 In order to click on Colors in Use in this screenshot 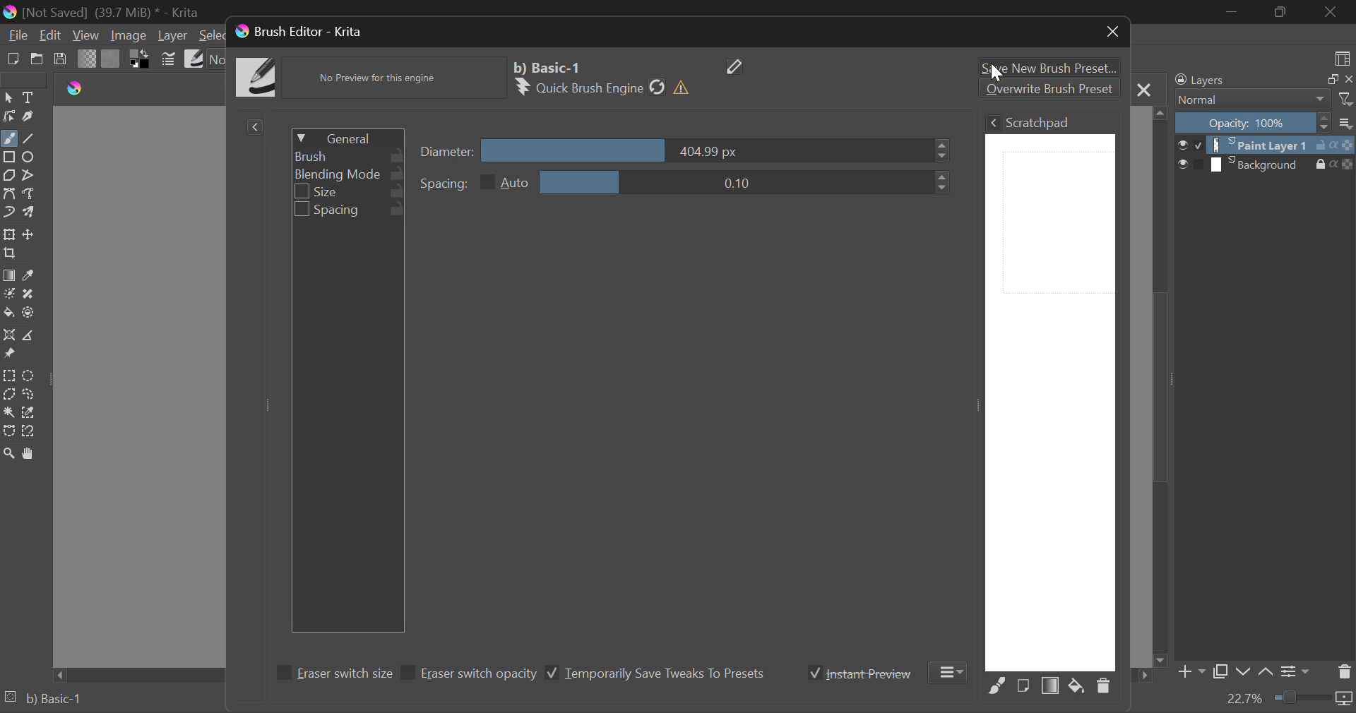, I will do `click(141, 58)`.